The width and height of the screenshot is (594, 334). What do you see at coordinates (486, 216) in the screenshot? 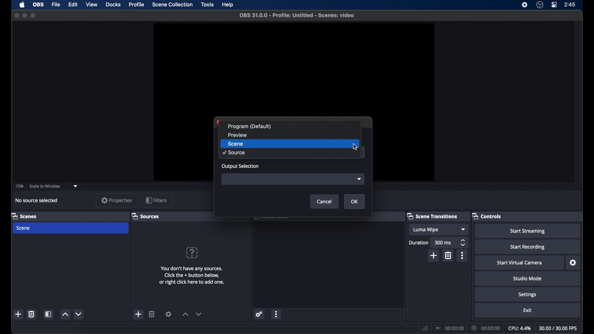
I see `controls` at bounding box center [486, 216].